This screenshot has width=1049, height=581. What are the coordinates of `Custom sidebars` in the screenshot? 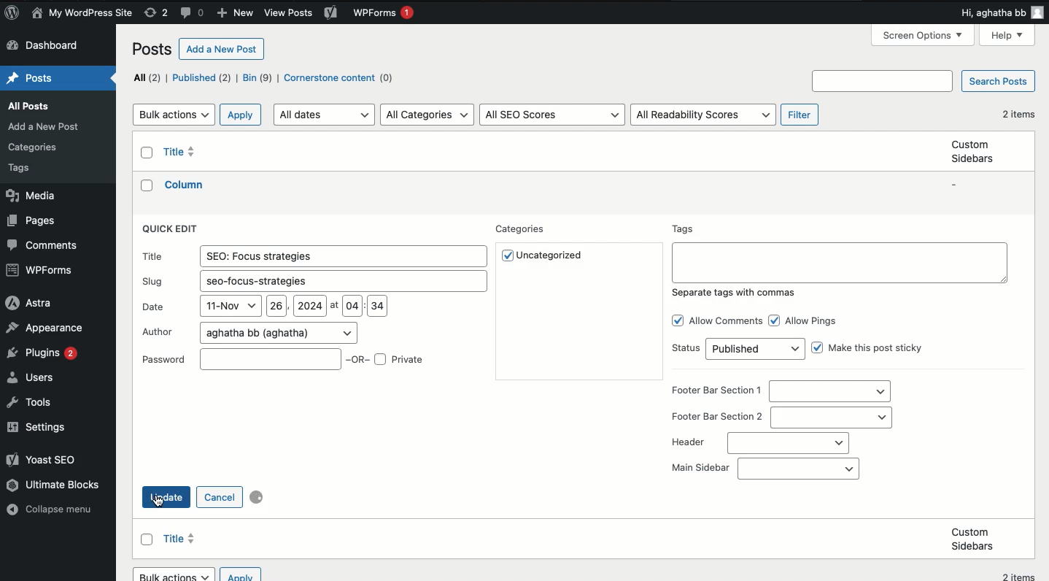 It's located at (972, 539).